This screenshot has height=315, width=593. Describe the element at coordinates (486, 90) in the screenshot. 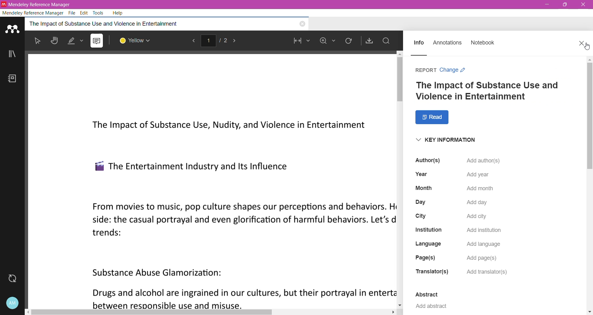

I see `Reference Title` at that location.